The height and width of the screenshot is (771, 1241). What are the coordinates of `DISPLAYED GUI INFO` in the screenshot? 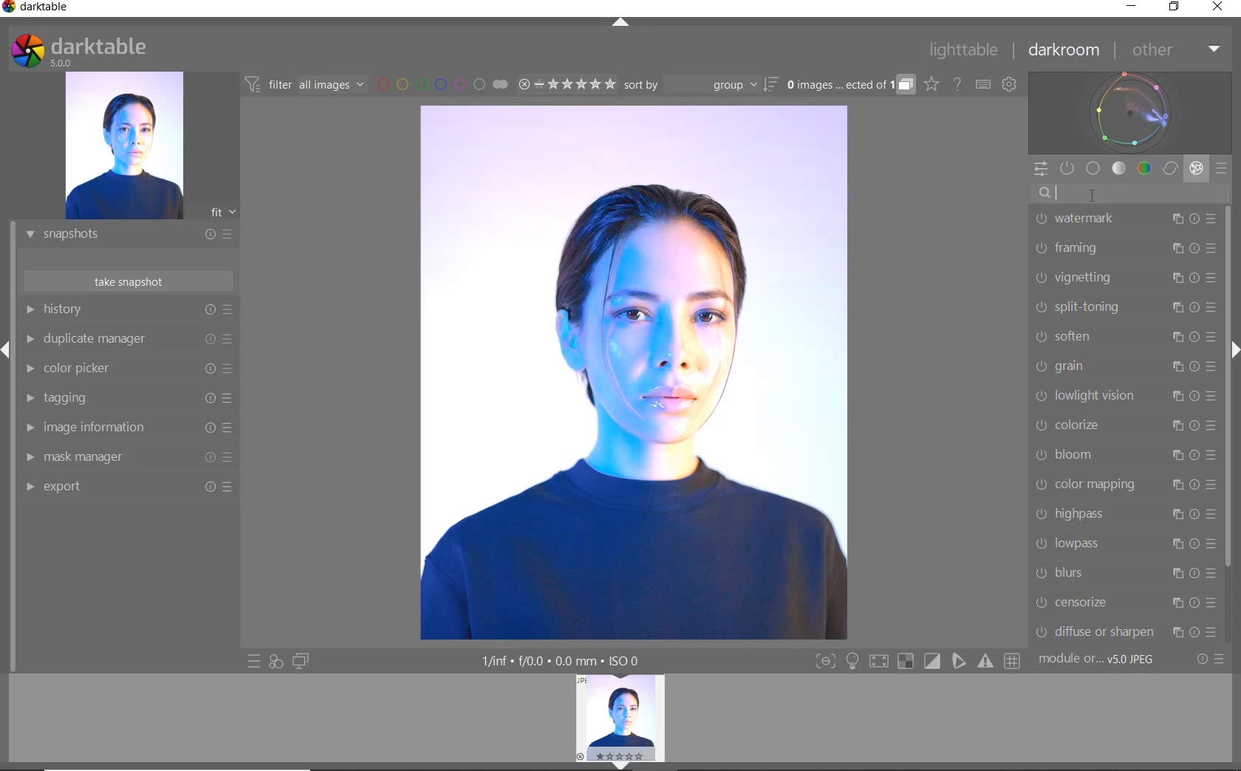 It's located at (558, 661).